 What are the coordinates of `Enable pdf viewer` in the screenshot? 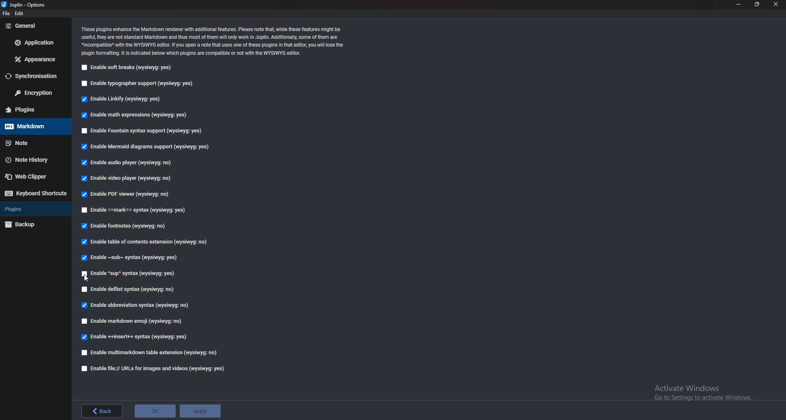 It's located at (128, 194).